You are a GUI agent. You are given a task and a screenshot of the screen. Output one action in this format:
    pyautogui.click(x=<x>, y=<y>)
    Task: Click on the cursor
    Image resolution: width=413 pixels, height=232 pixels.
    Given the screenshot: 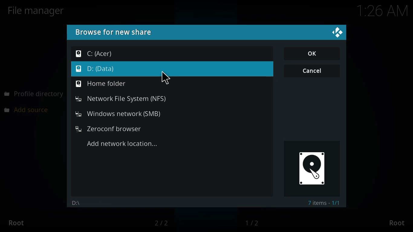 What is the action you would take?
    pyautogui.click(x=165, y=78)
    